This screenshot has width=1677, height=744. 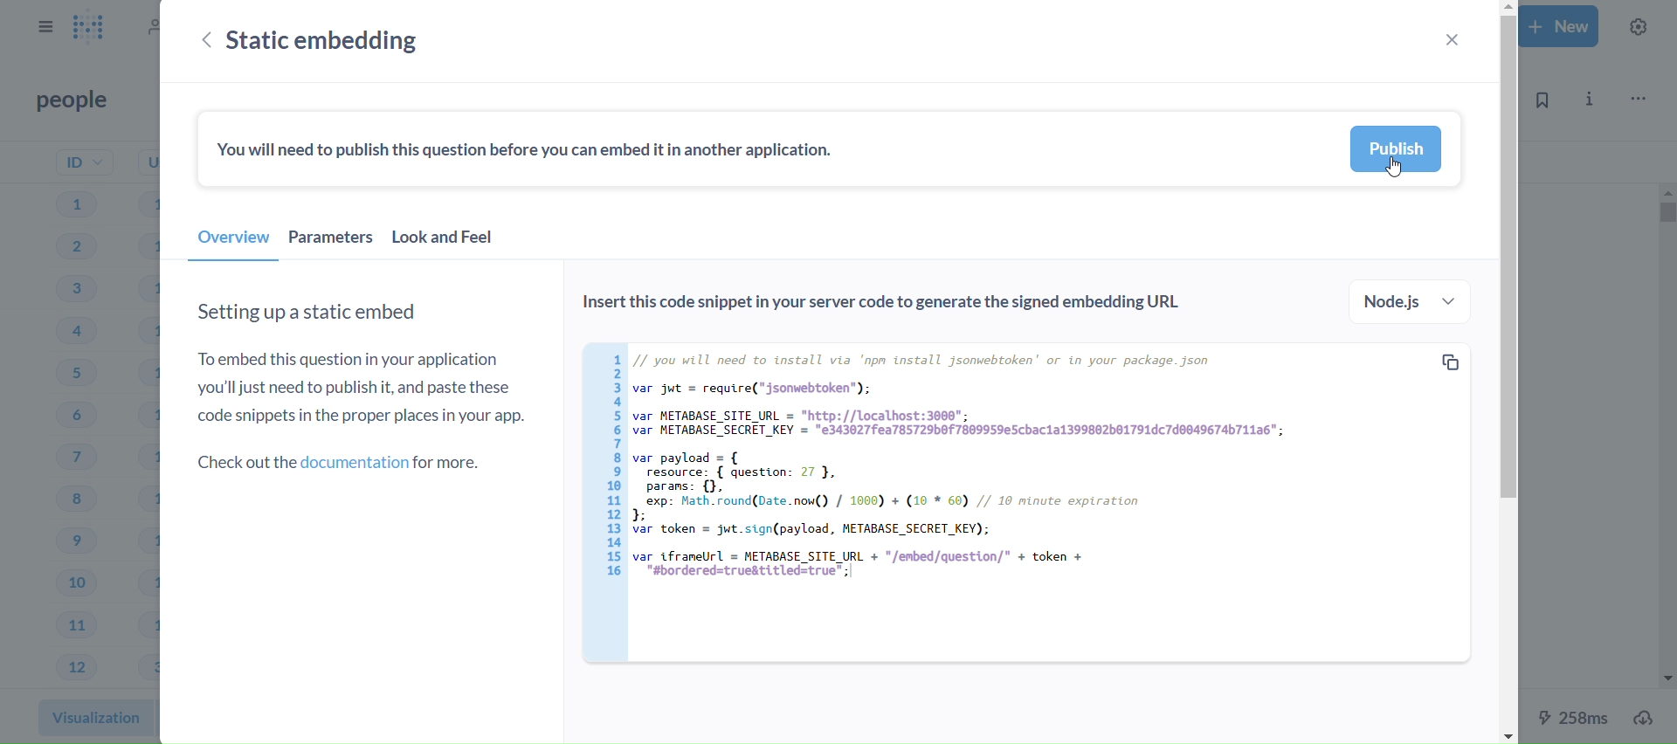 What do you see at coordinates (1507, 372) in the screenshot?
I see `vertical scroll bar` at bounding box center [1507, 372].